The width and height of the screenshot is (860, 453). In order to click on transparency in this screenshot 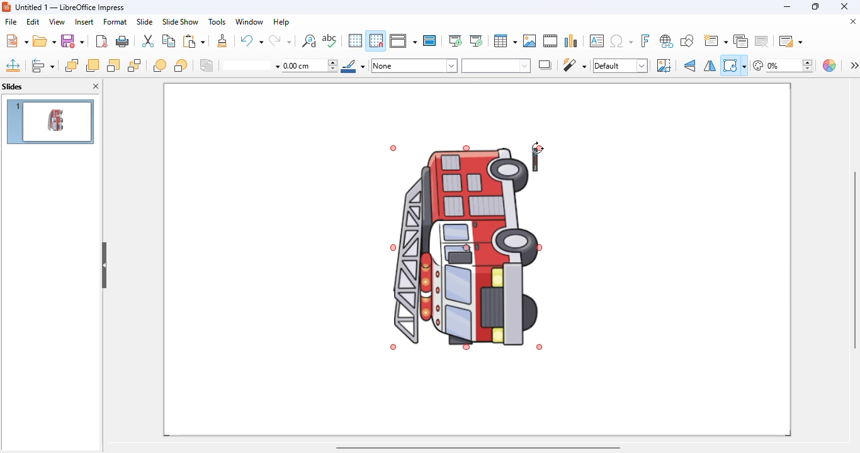, I will do `click(783, 65)`.